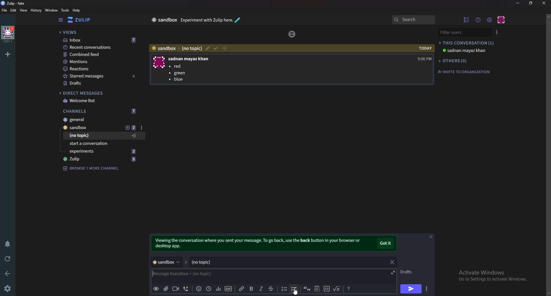 The height and width of the screenshot is (296, 551). What do you see at coordinates (101, 62) in the screenshot?
I see `Mentions` at bounding box center [101, 62].